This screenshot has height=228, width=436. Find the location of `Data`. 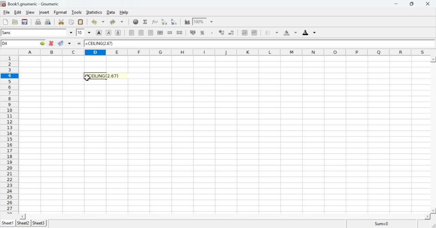

Data is located at coordinates (111, 13).